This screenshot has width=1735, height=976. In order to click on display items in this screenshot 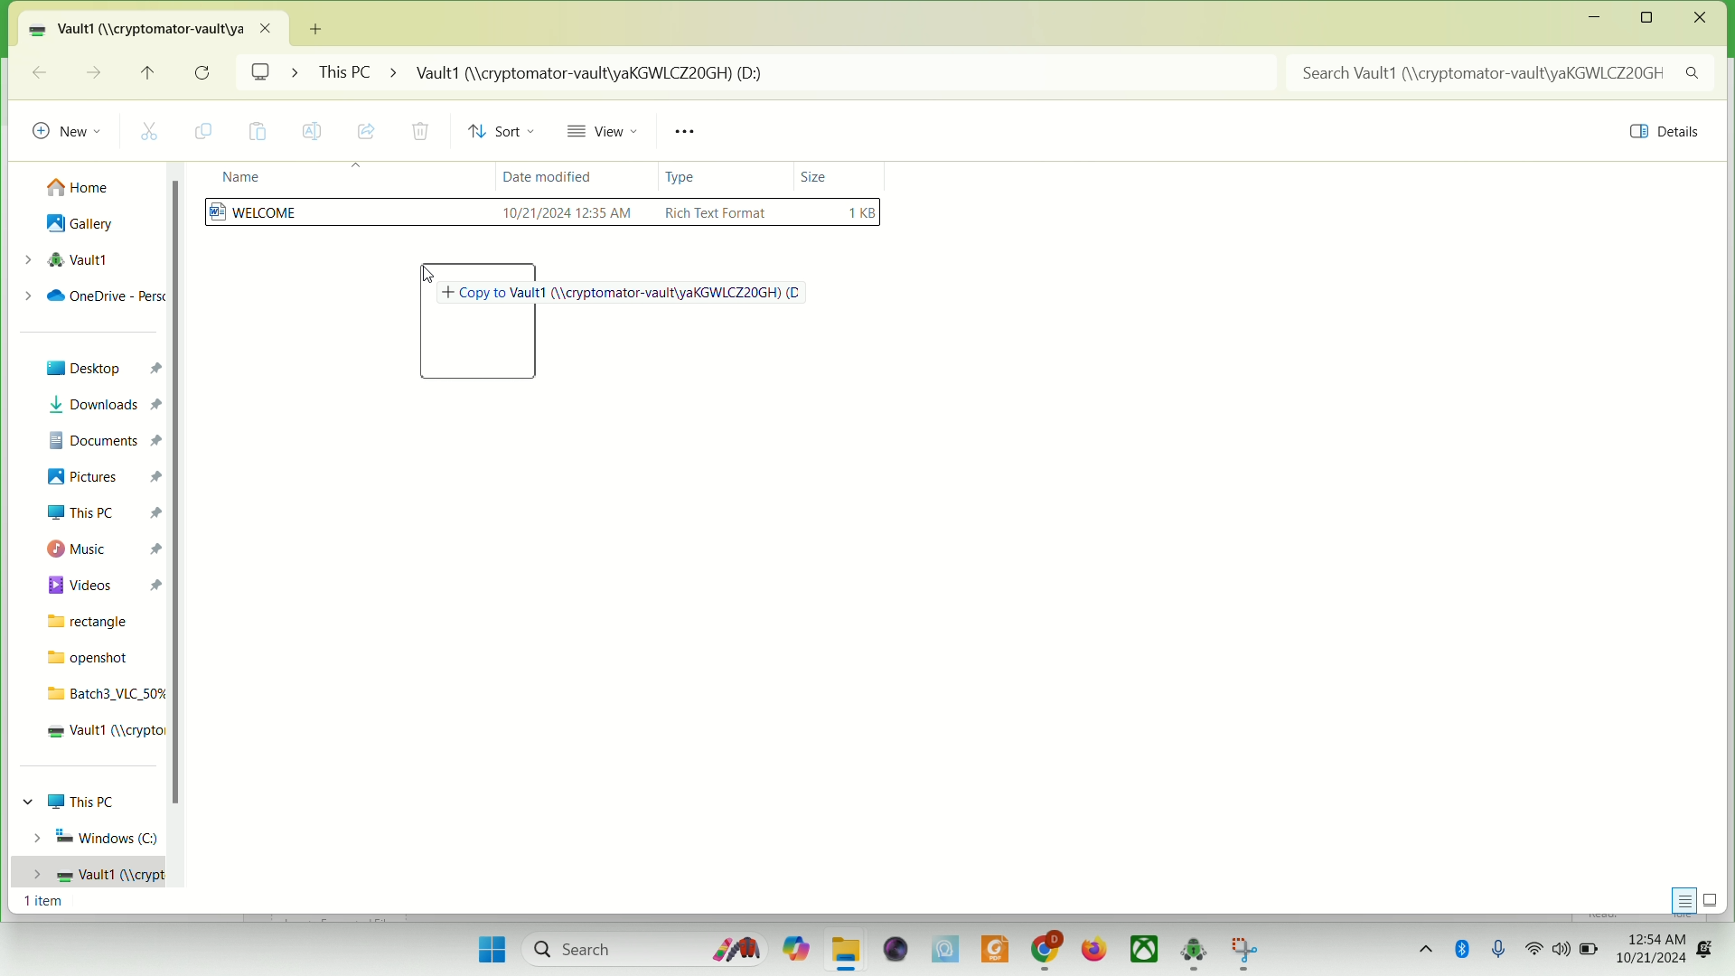, I will do `click(1714, 899)`.